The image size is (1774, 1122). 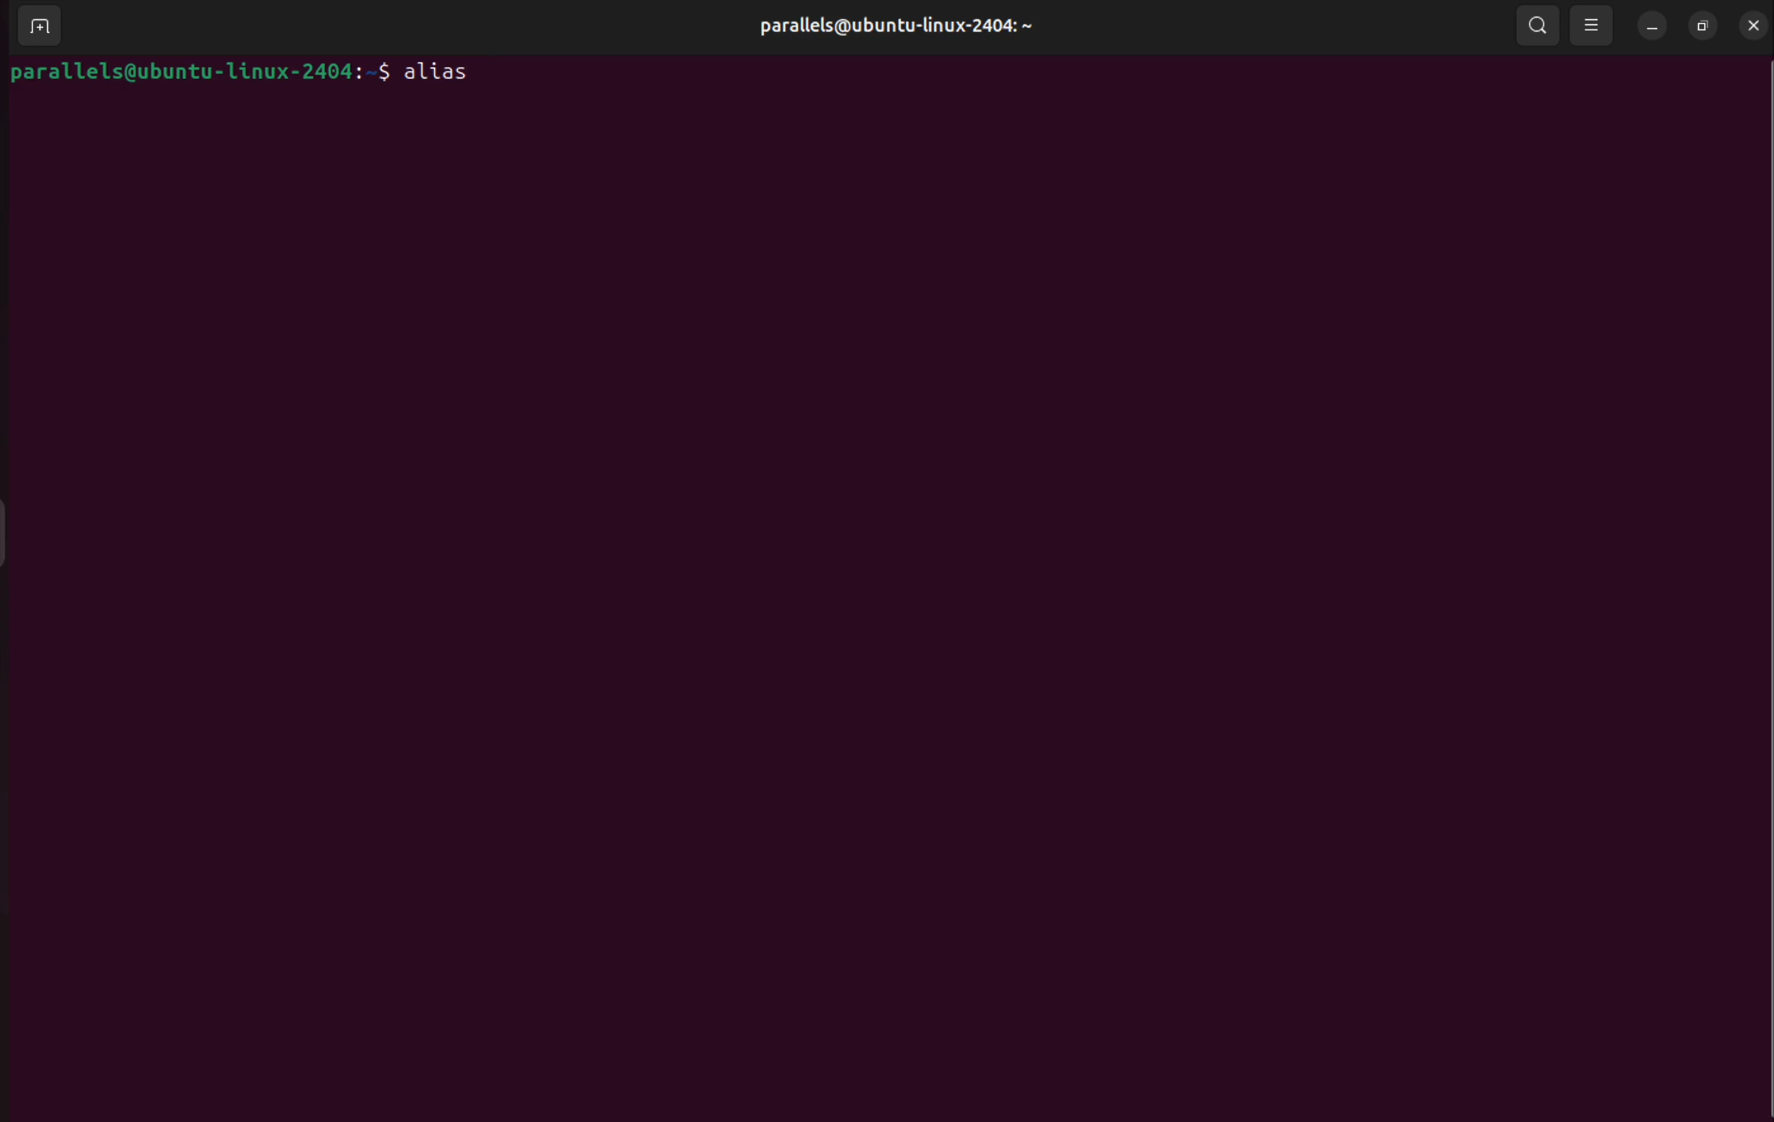 I want to click on bash prompt, so click(x=199, y=71).